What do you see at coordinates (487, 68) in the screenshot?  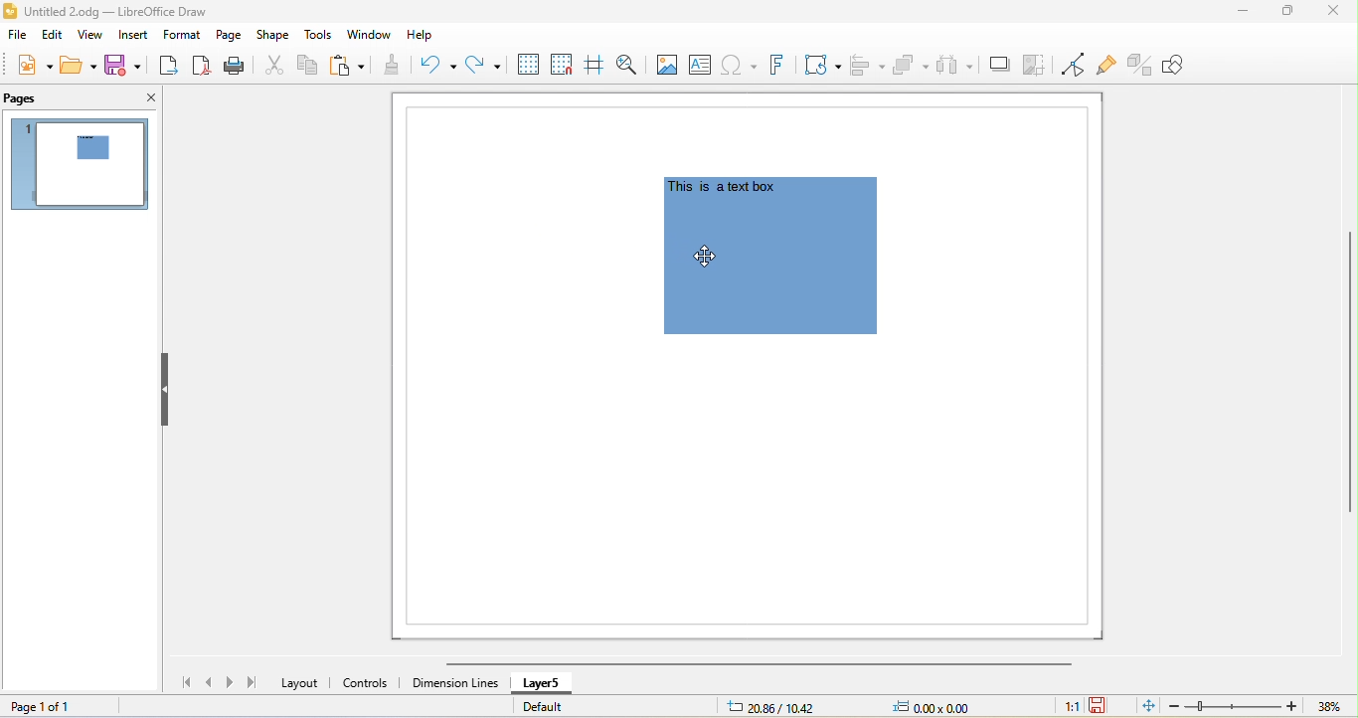 I see `redo` at bounding box center [487, 68].